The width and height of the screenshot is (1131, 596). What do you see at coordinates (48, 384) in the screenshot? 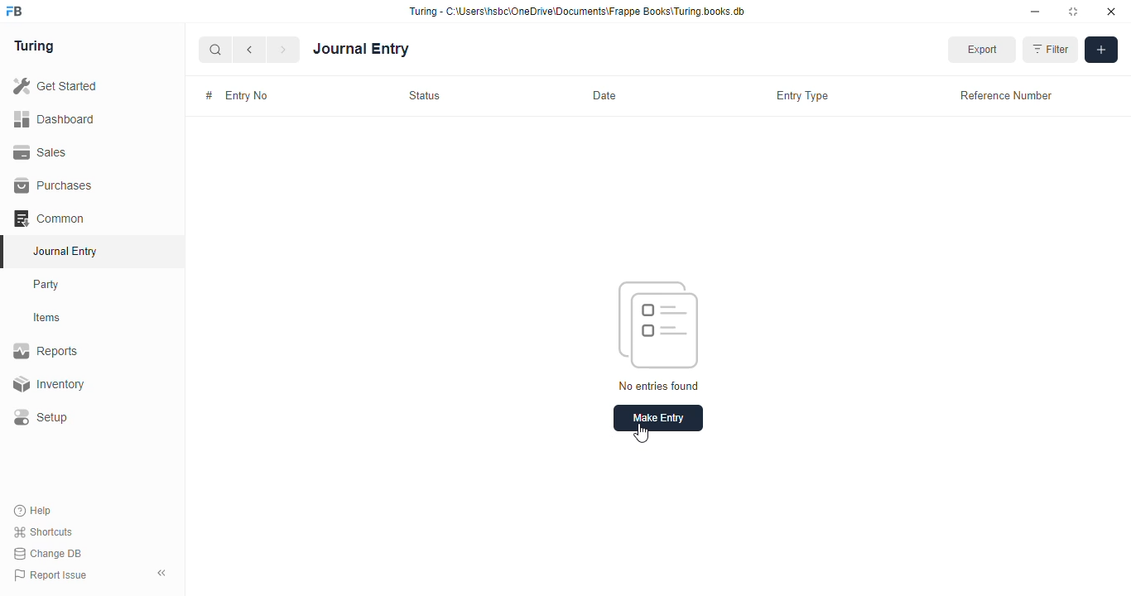
I see `inventory` at bounding box center [48, 384].